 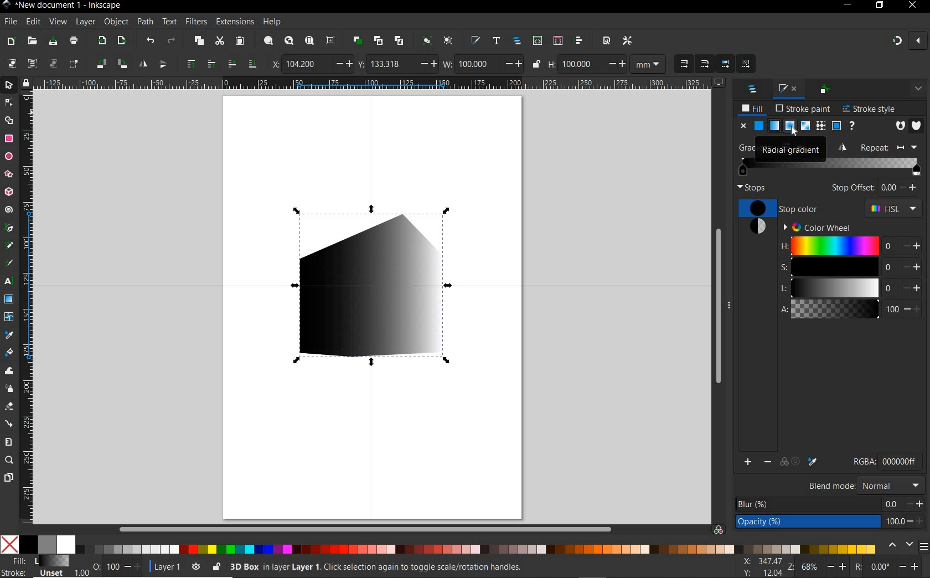 I want to click on ELLIPSE, so click(x=8, y=157).